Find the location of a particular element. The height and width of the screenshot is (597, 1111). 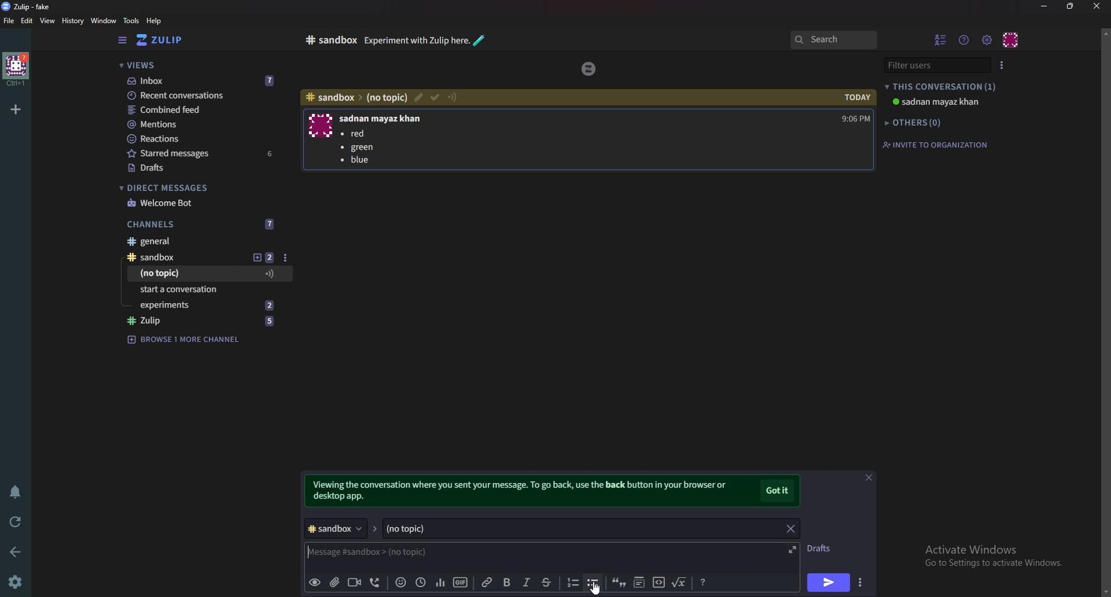

topic is located at coordinates (571, 529).